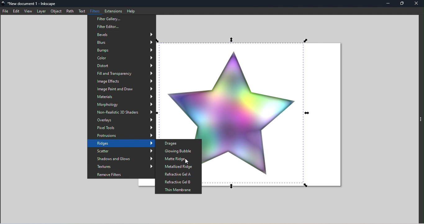 The width and height of the screenshot is (424, 224). Describe the element at coordinates (179, 174) in the screenshot. I see `Refractive Gel A` at that location.